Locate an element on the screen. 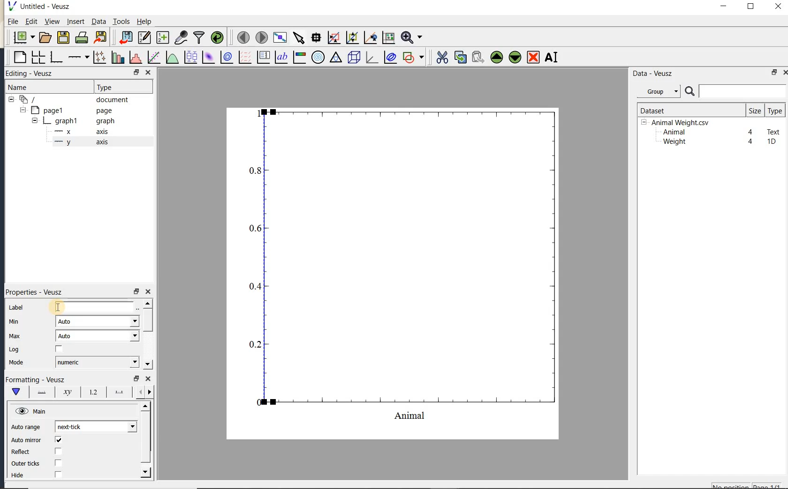 The height and width of the screenshot is (489, 788). plot a function is located at coordinates (172, 59).